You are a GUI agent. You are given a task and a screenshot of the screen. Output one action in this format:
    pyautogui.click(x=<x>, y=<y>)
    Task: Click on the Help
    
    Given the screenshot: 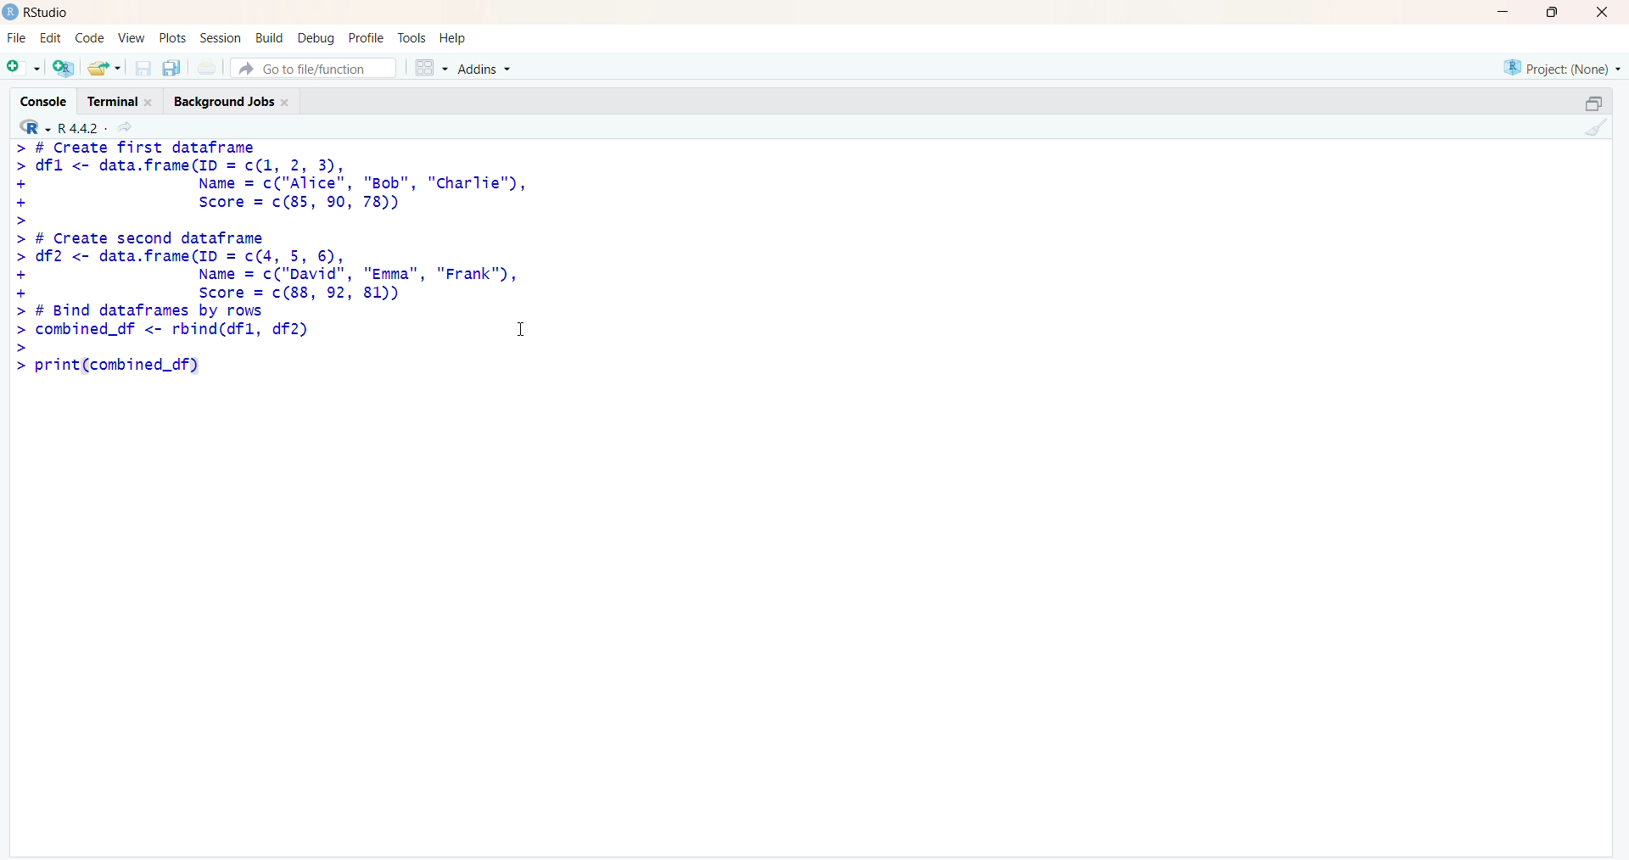 What is the action you would take?
    pyautogui.click(x=453, y=37)
    